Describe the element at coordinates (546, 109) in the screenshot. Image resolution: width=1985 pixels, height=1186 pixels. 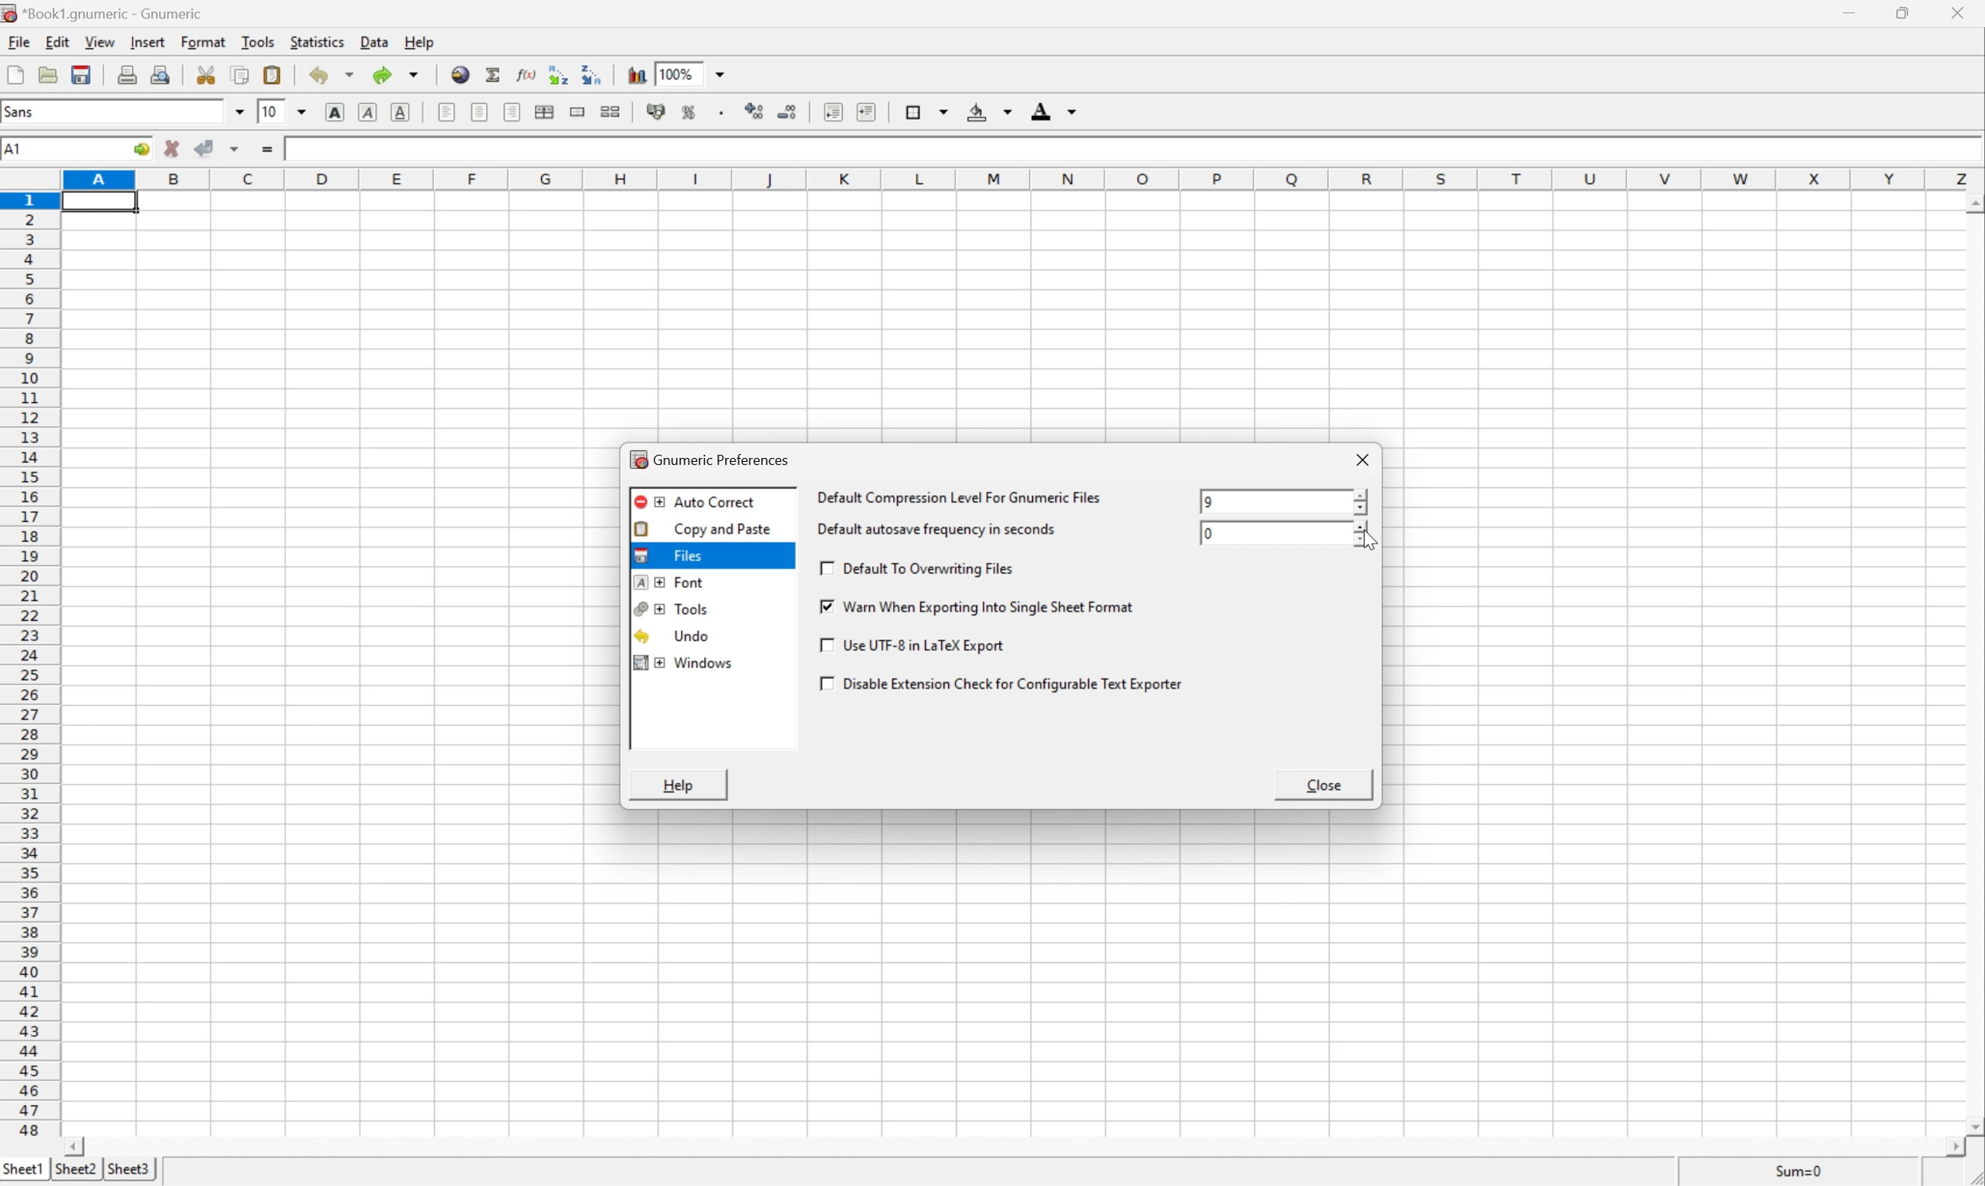
I see `center horizontally across selection` at that location.